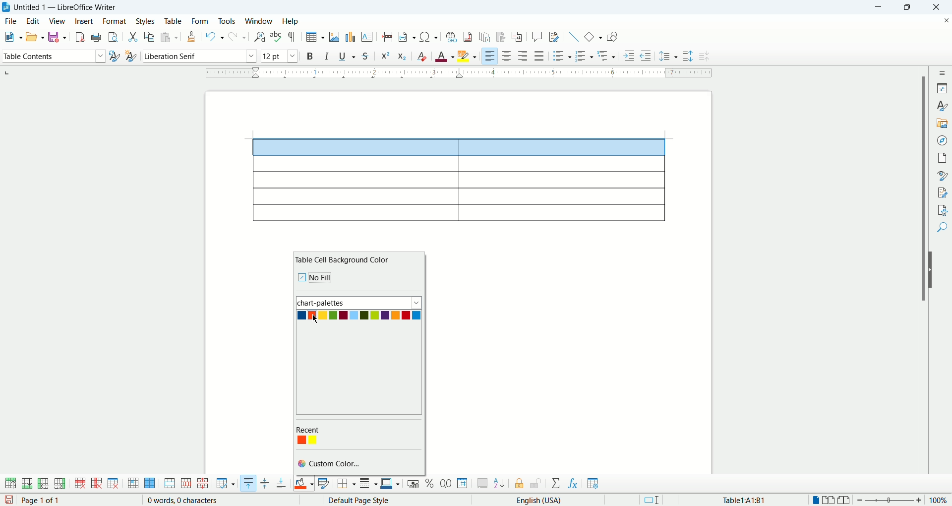 The width and height of the screenshot is (952, 506). What do you see at coordinates (920, 278) in the screenshot?
I see `vertical scroll bar` at bounding box center [920, 278].